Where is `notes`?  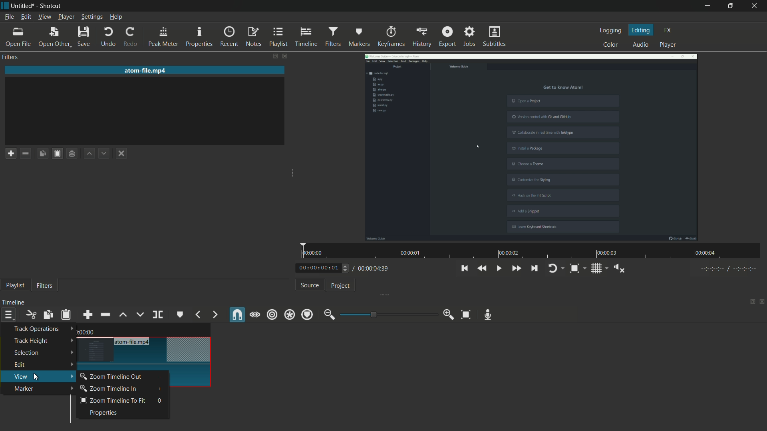
notes is located at coordinates (254, 37).